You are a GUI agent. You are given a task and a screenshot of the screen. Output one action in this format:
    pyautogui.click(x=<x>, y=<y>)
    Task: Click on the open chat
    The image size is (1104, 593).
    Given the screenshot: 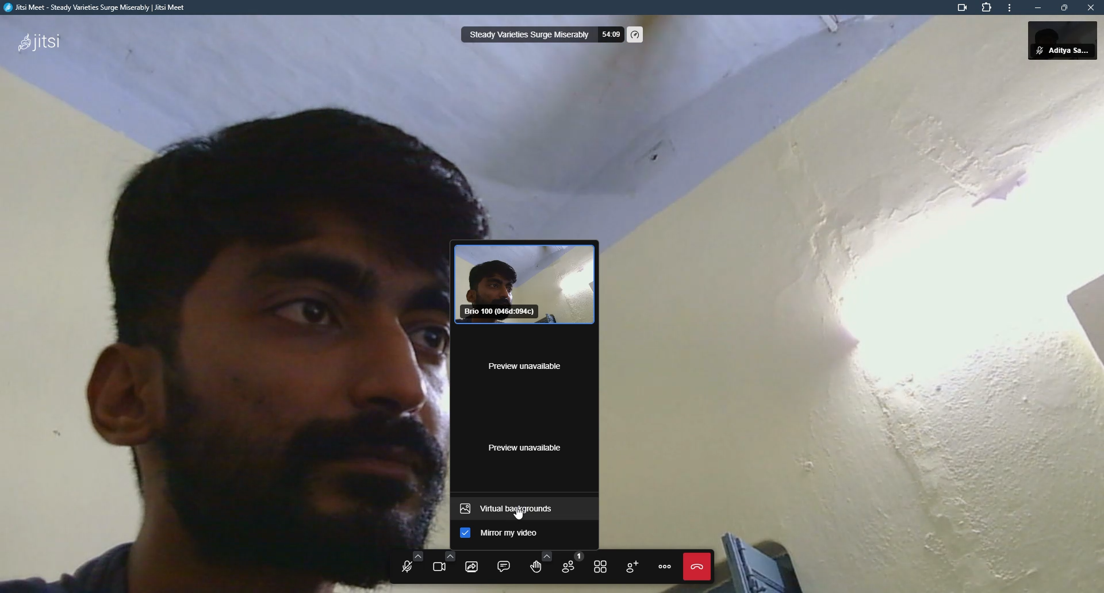 What is the action you would take?
    pyautogui.click(x=504, y=565)
    